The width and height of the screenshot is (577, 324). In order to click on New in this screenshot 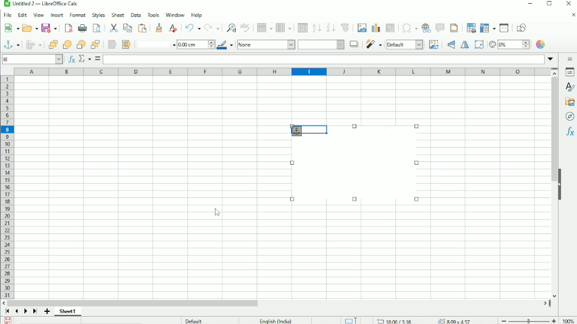, I will do `click(10, 28)`.